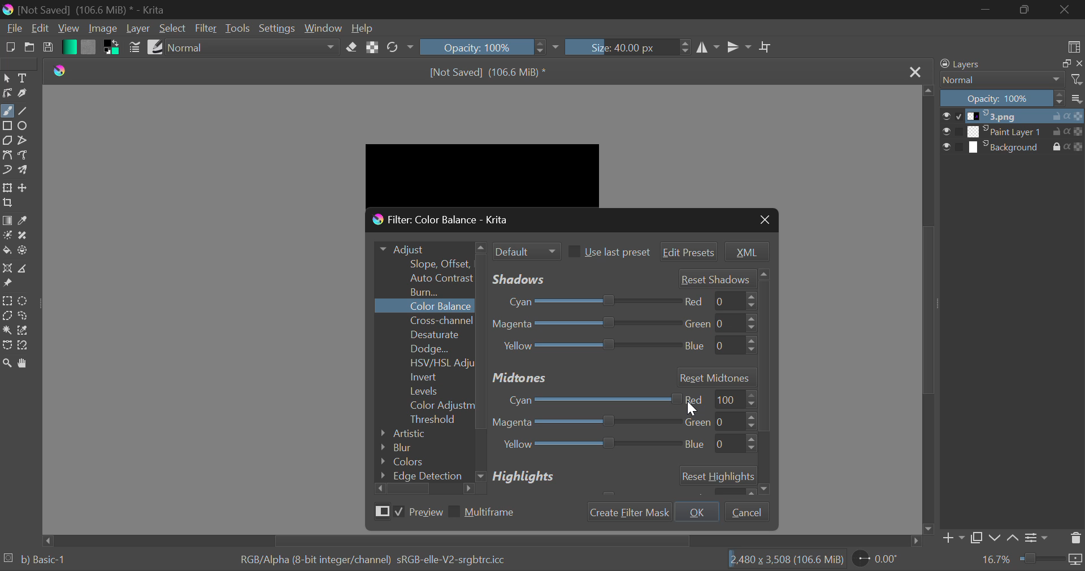  Describe the element at coordinates (26, 156) in the screenshot. I see `Freehand Path Tool` at that location.